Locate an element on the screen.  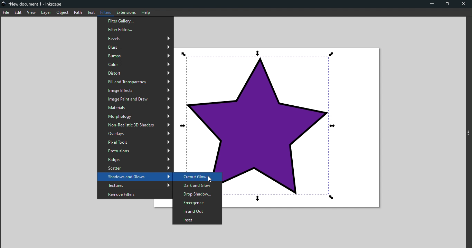
view is located at coordinates (31, 12).